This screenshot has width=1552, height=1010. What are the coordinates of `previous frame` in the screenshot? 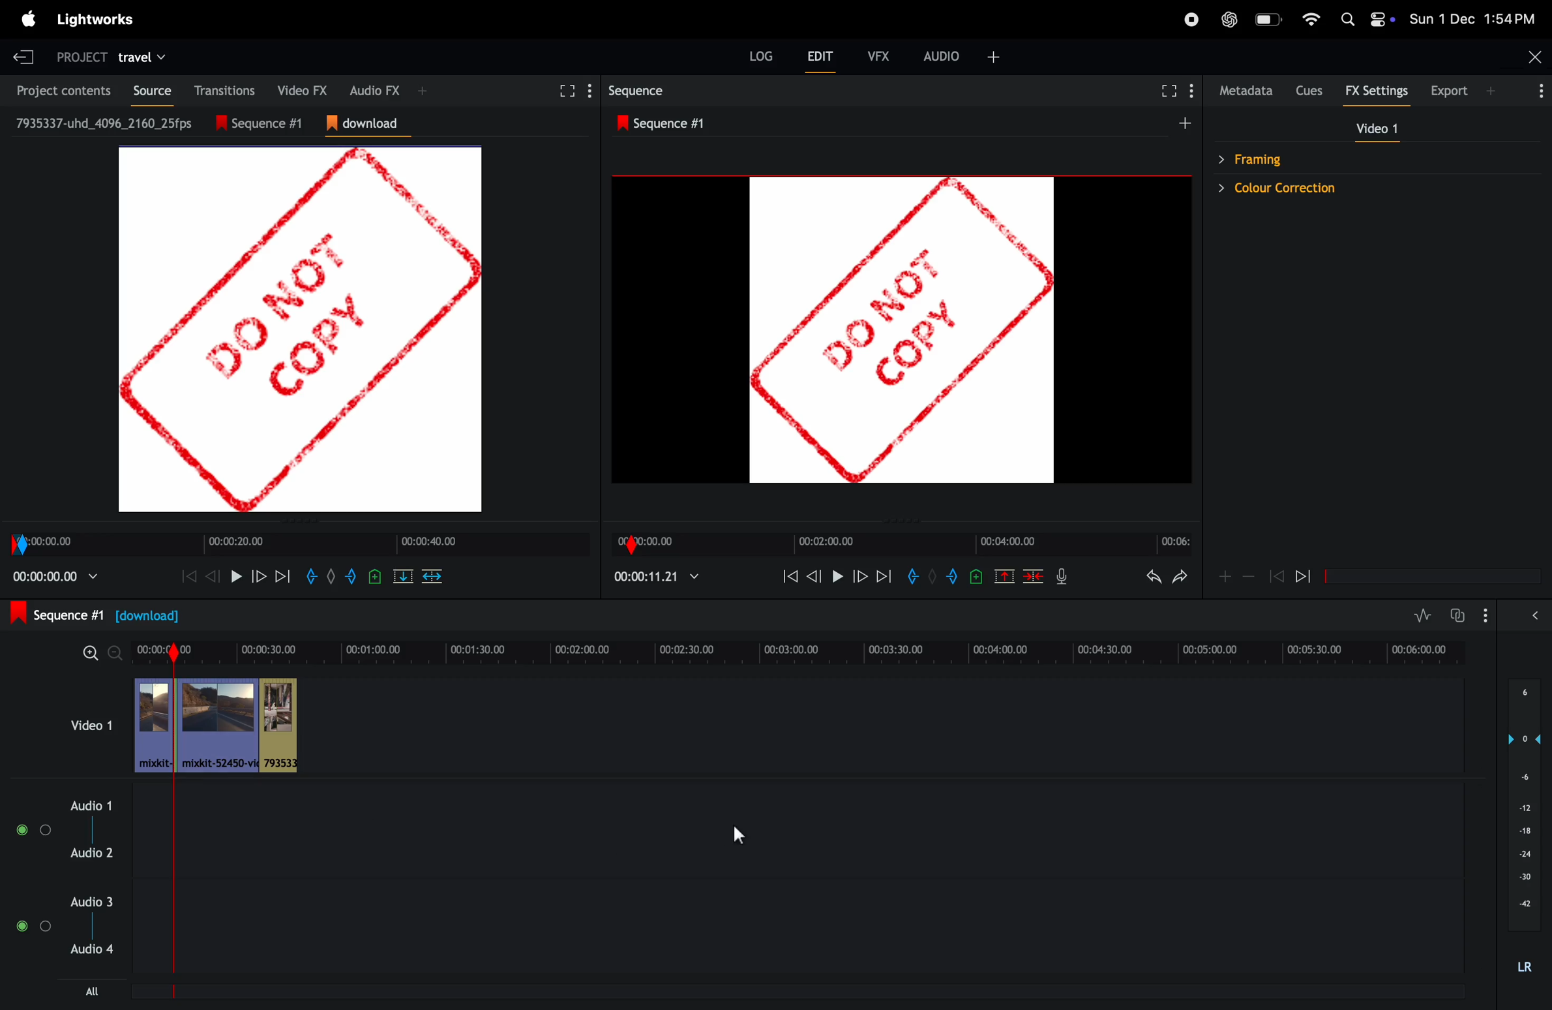 It's located at (814, 575).